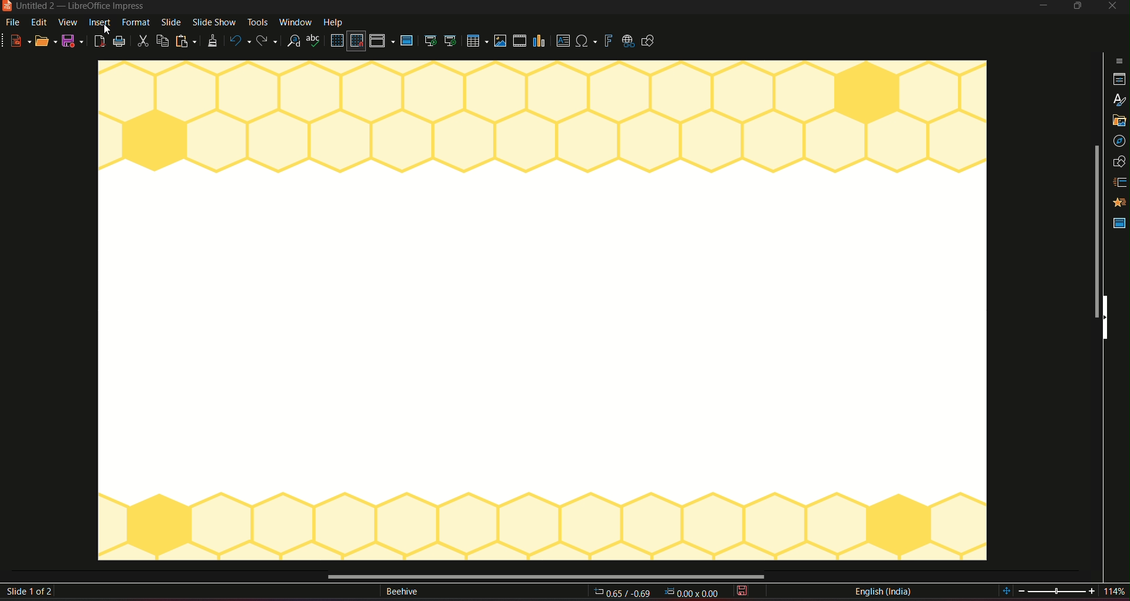  I want to click on master slide, so click(1119, 225).